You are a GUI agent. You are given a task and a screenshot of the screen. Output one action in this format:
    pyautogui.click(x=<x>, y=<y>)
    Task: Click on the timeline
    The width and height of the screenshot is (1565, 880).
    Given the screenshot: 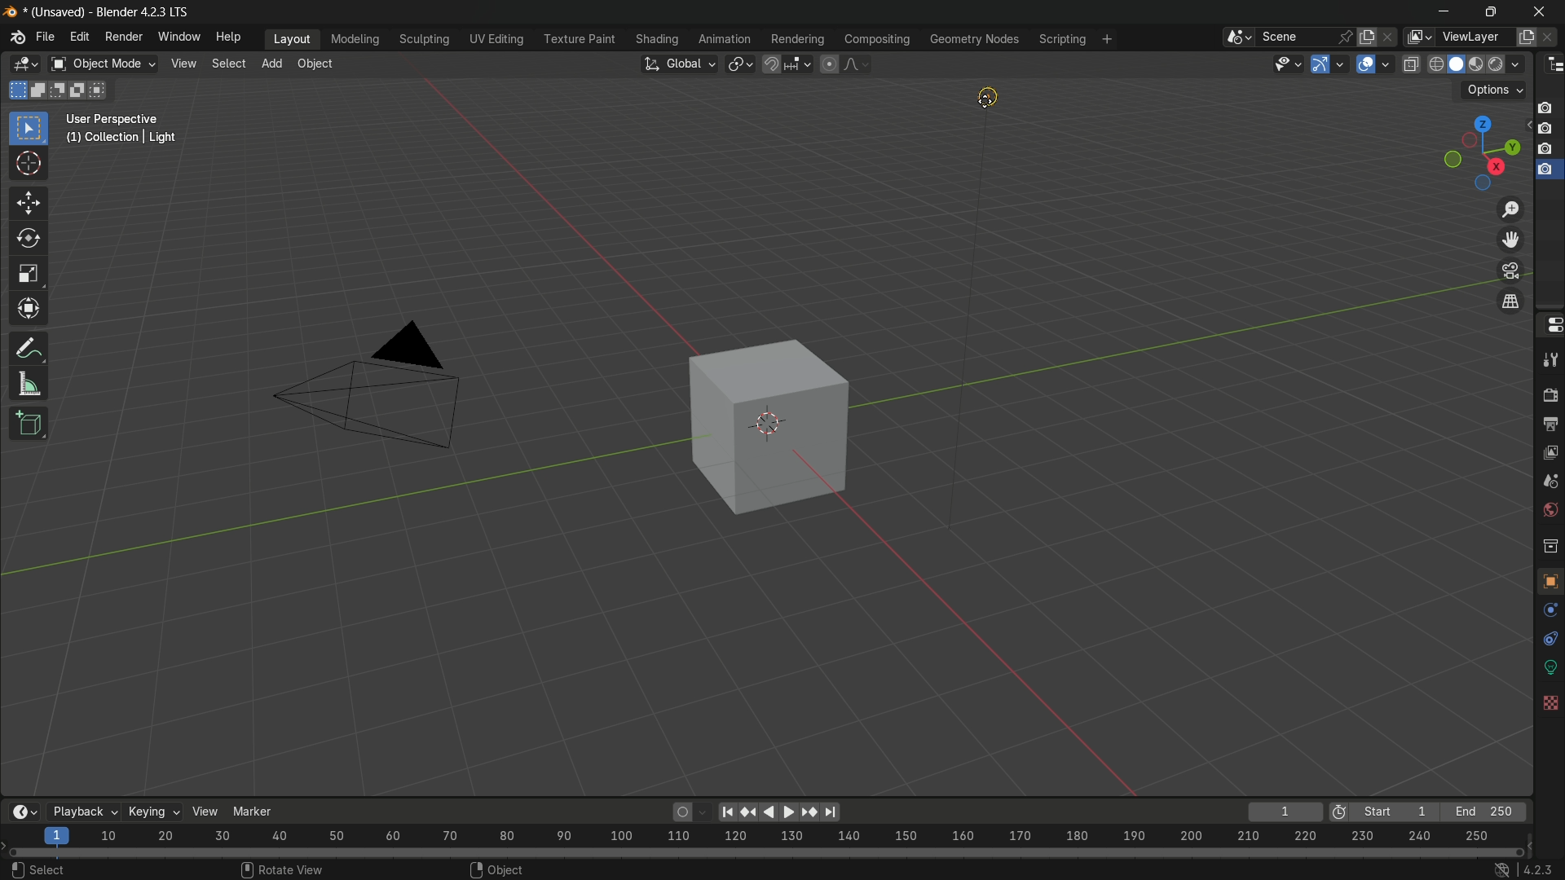 What is the action you would take?
    pyautogui.click(x=25, y=809)
    